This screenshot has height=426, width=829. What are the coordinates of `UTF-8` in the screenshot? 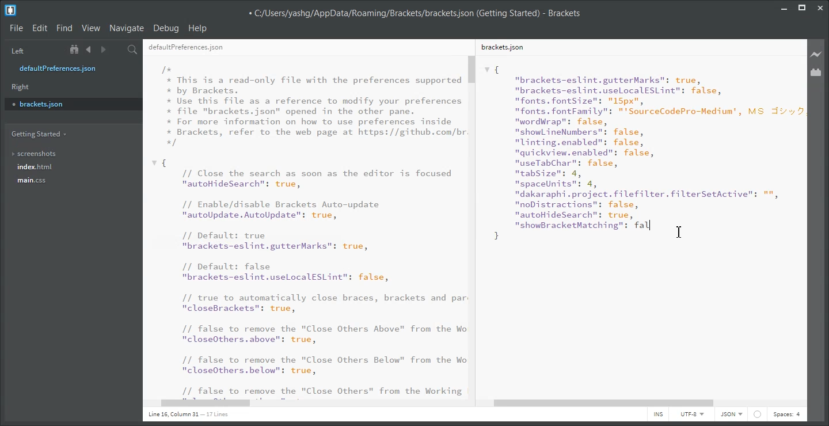 It's located at (691, 414).